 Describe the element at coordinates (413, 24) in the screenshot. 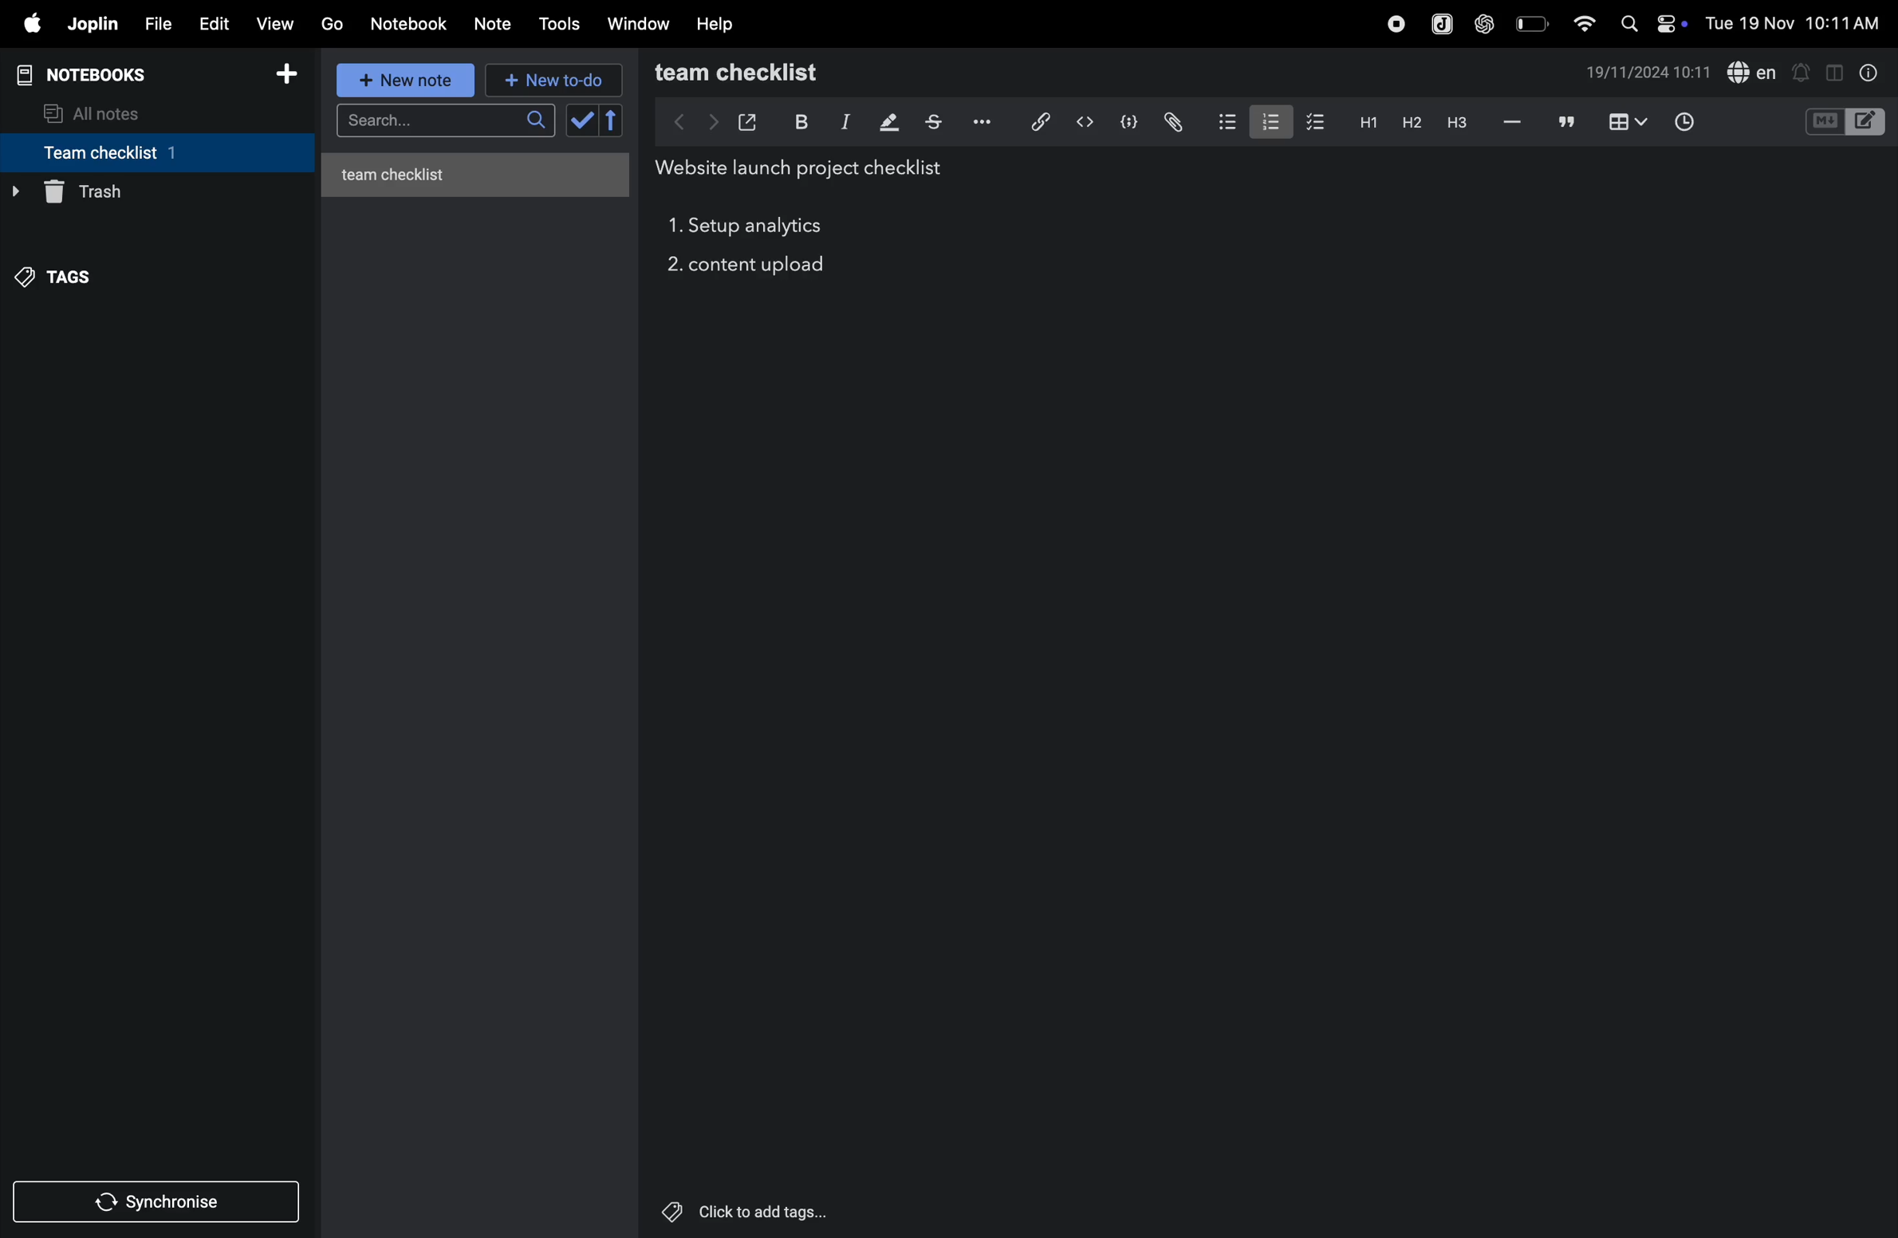

I see `Notebook` at that location.